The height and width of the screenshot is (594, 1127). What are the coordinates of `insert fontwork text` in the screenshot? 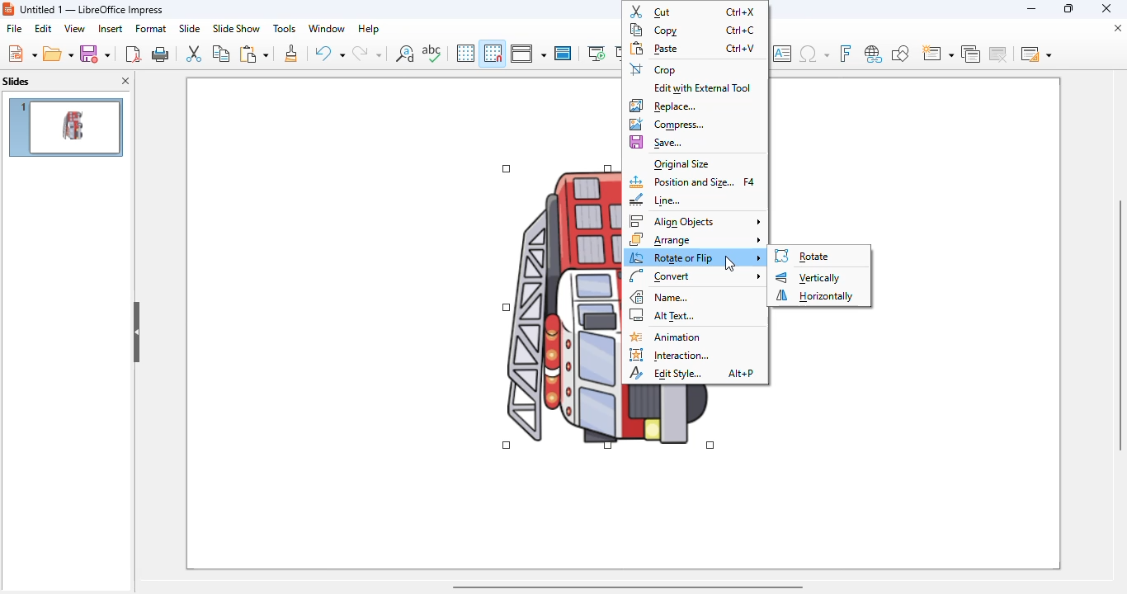 It's located at (846, 53).